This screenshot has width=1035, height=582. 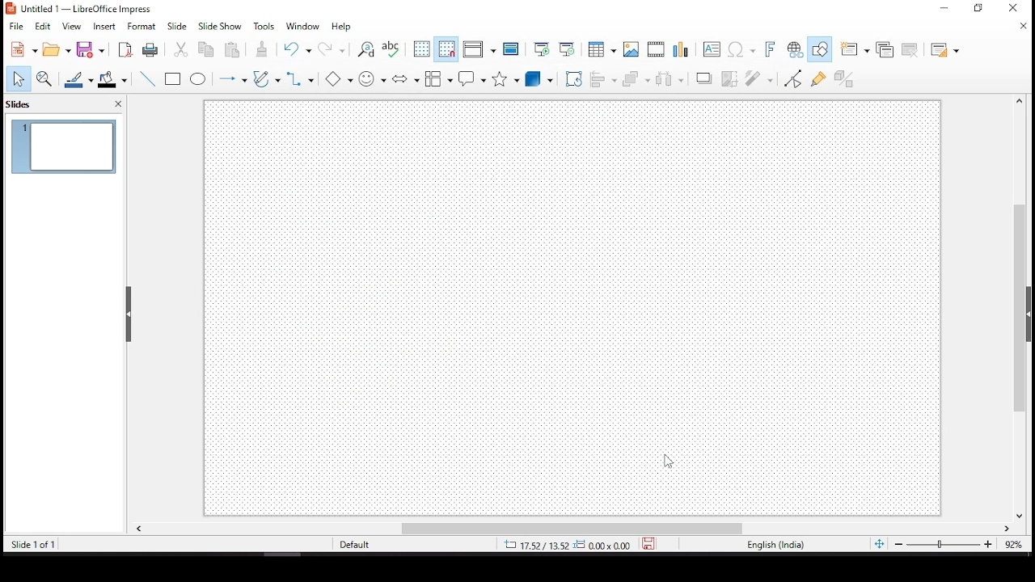 What do you see at coordinates (543, 48) in the screenshot?
I see `start from first slide` at bounding box center [543, 48].